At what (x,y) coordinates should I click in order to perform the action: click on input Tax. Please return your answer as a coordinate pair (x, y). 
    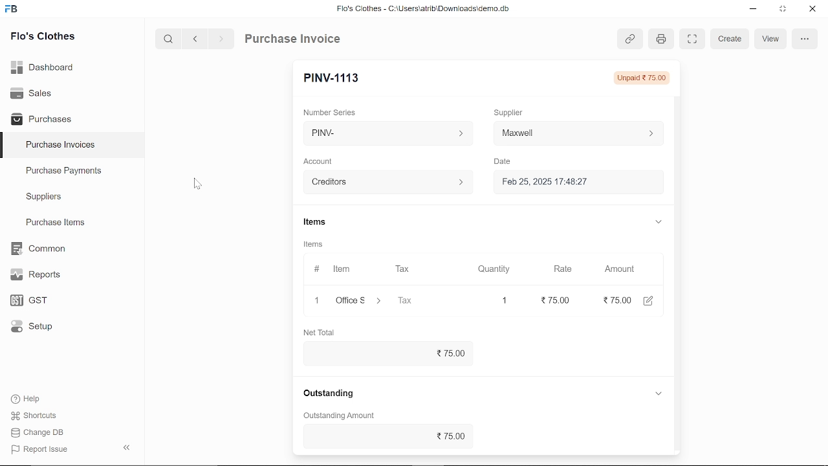
    Looking at the image, I should click on (423, 300).